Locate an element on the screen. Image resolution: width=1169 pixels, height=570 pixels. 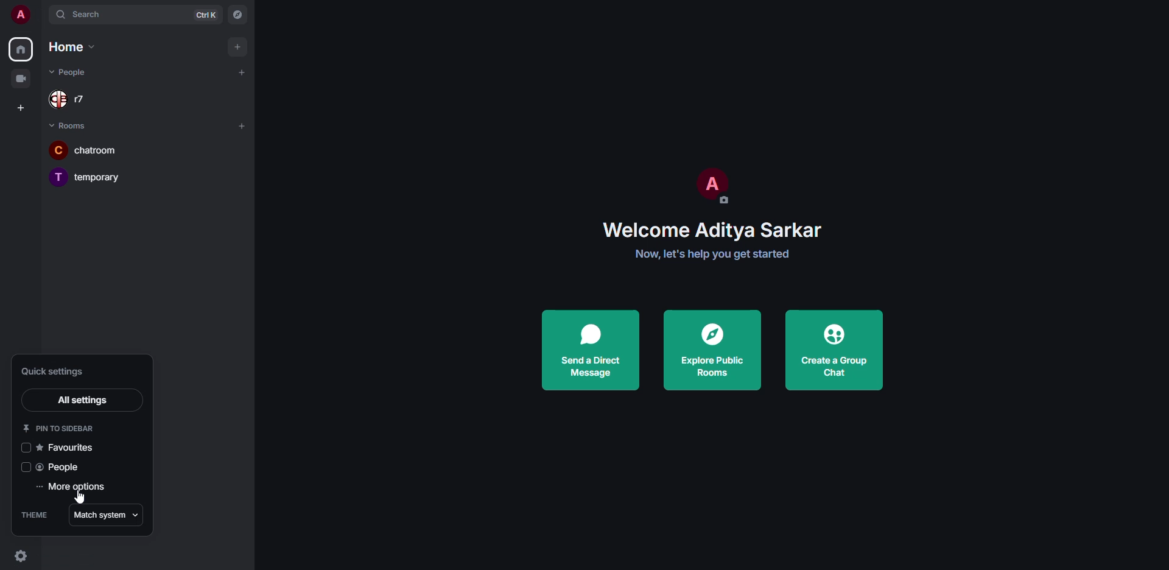
add is located at coordinates (244, 126).